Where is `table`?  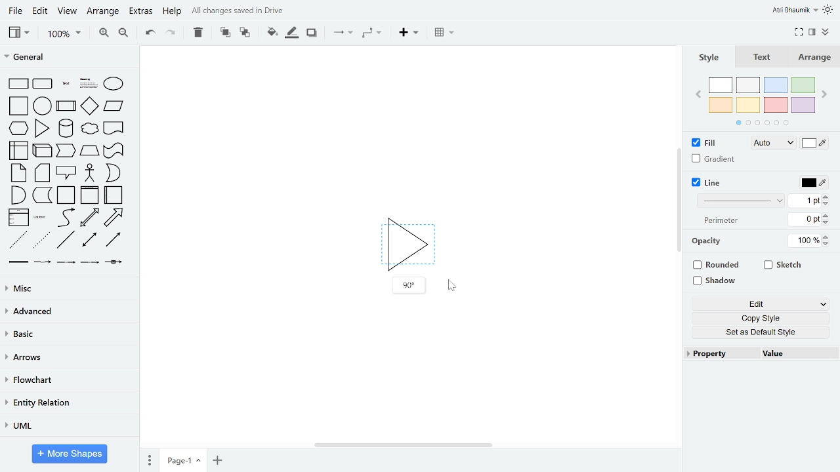
table is located at coordinates (445, 33).